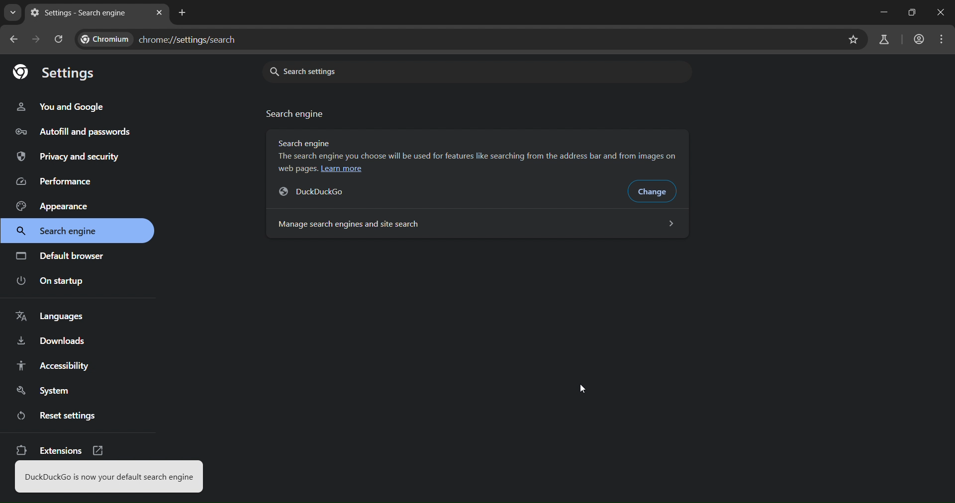 The width and height of the screenshot is (955, 503). Describe the element at coordinates (50, 390) in the screenshot. I see `system` at that location.